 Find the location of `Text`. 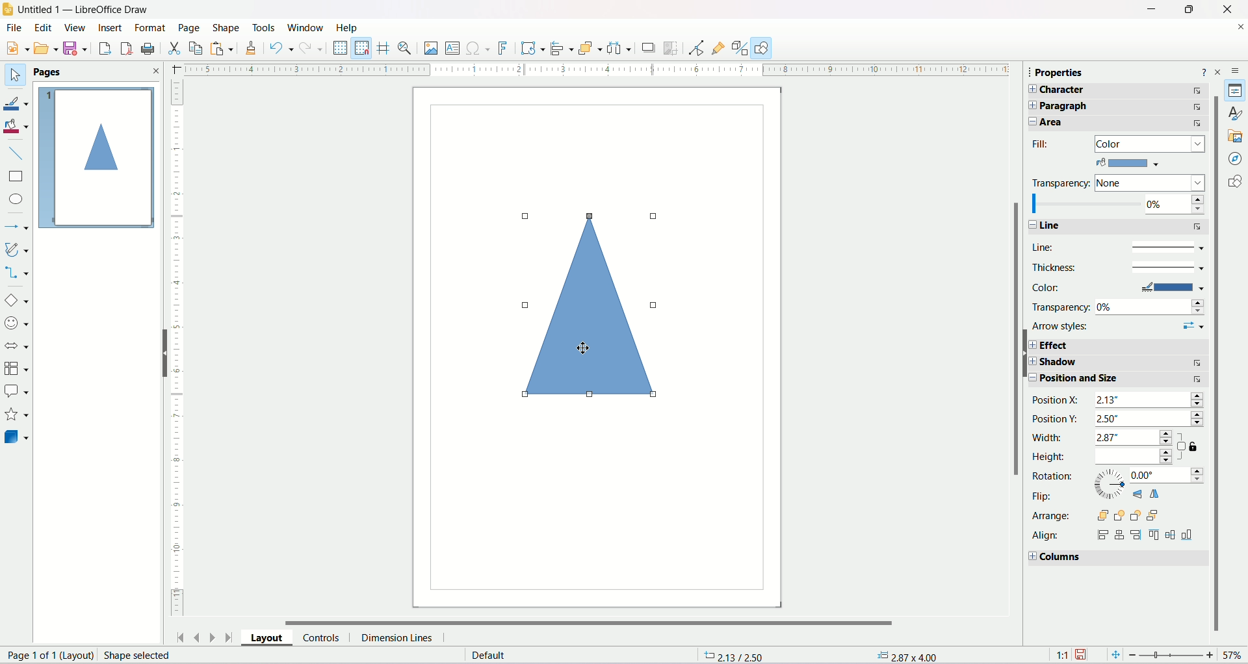

Text is located at coordinates (907, 656).